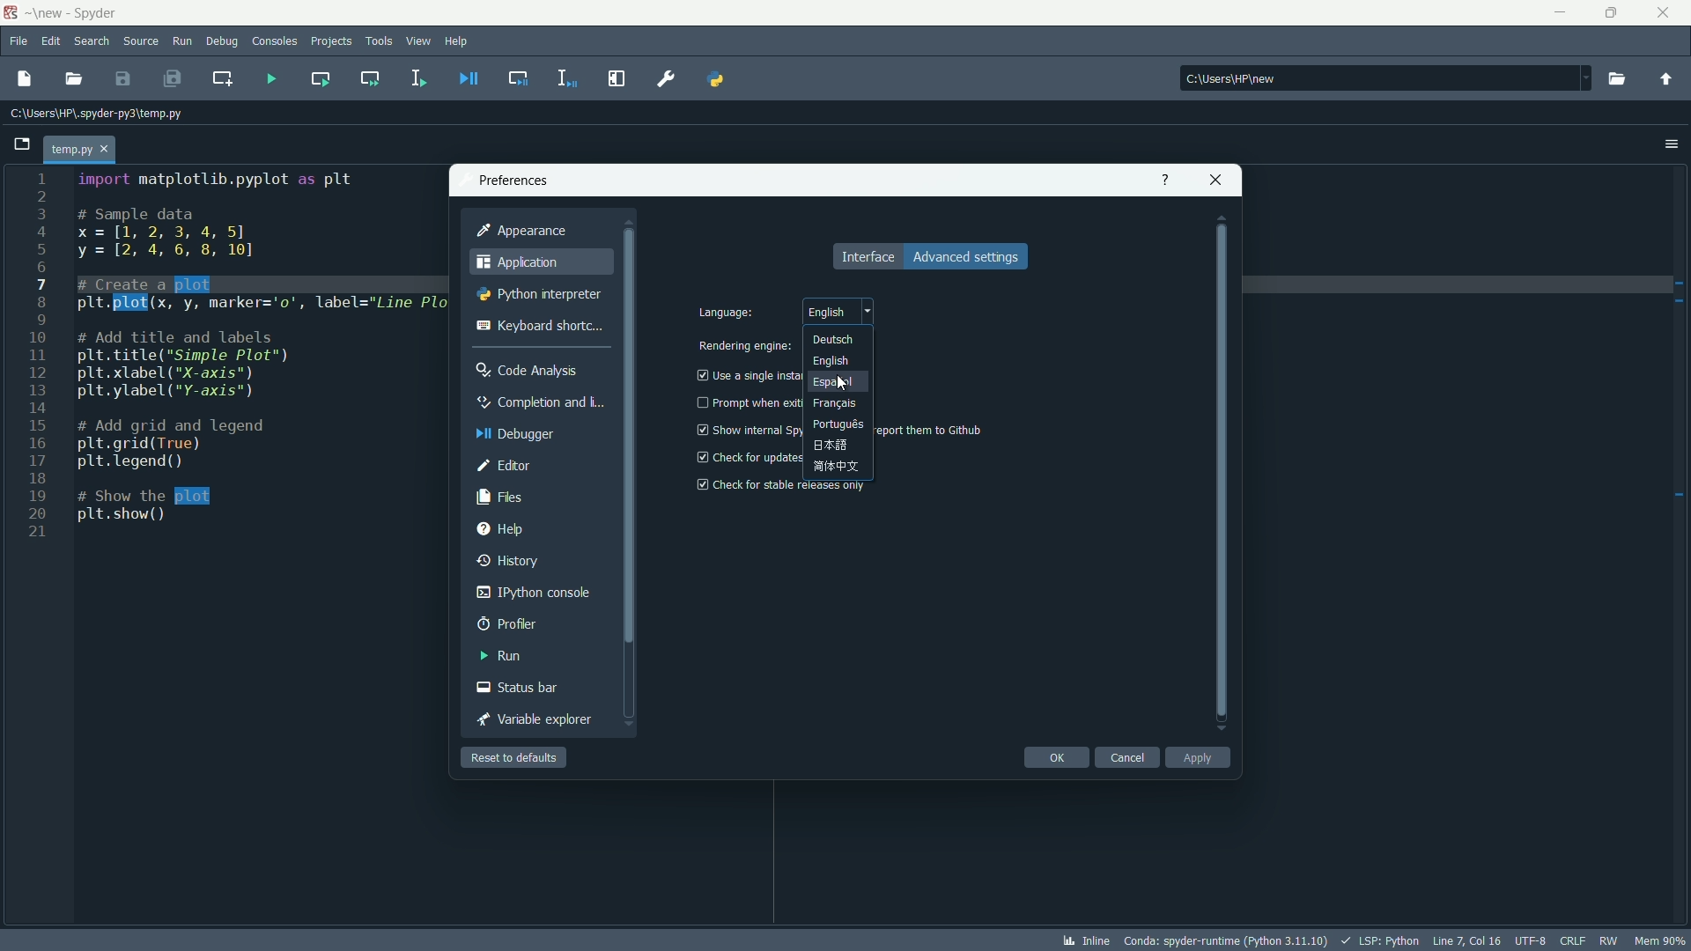 This screenshot has height=951, width=1691. Describe the element at coordinates (1200, 757) in the screenshot. I see `apply` at that location.